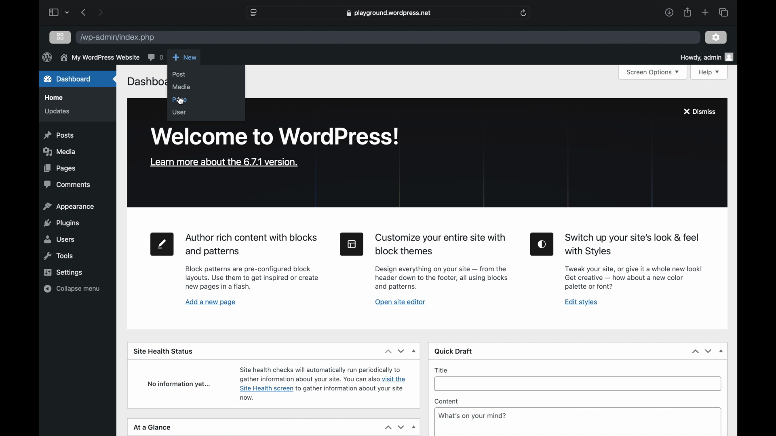 The width and height of the screenshot is (776, 436). What do you see at coordinates (99, 58) in the screenshot?
I see `my wordpress website` at bounding box center [99, 58].